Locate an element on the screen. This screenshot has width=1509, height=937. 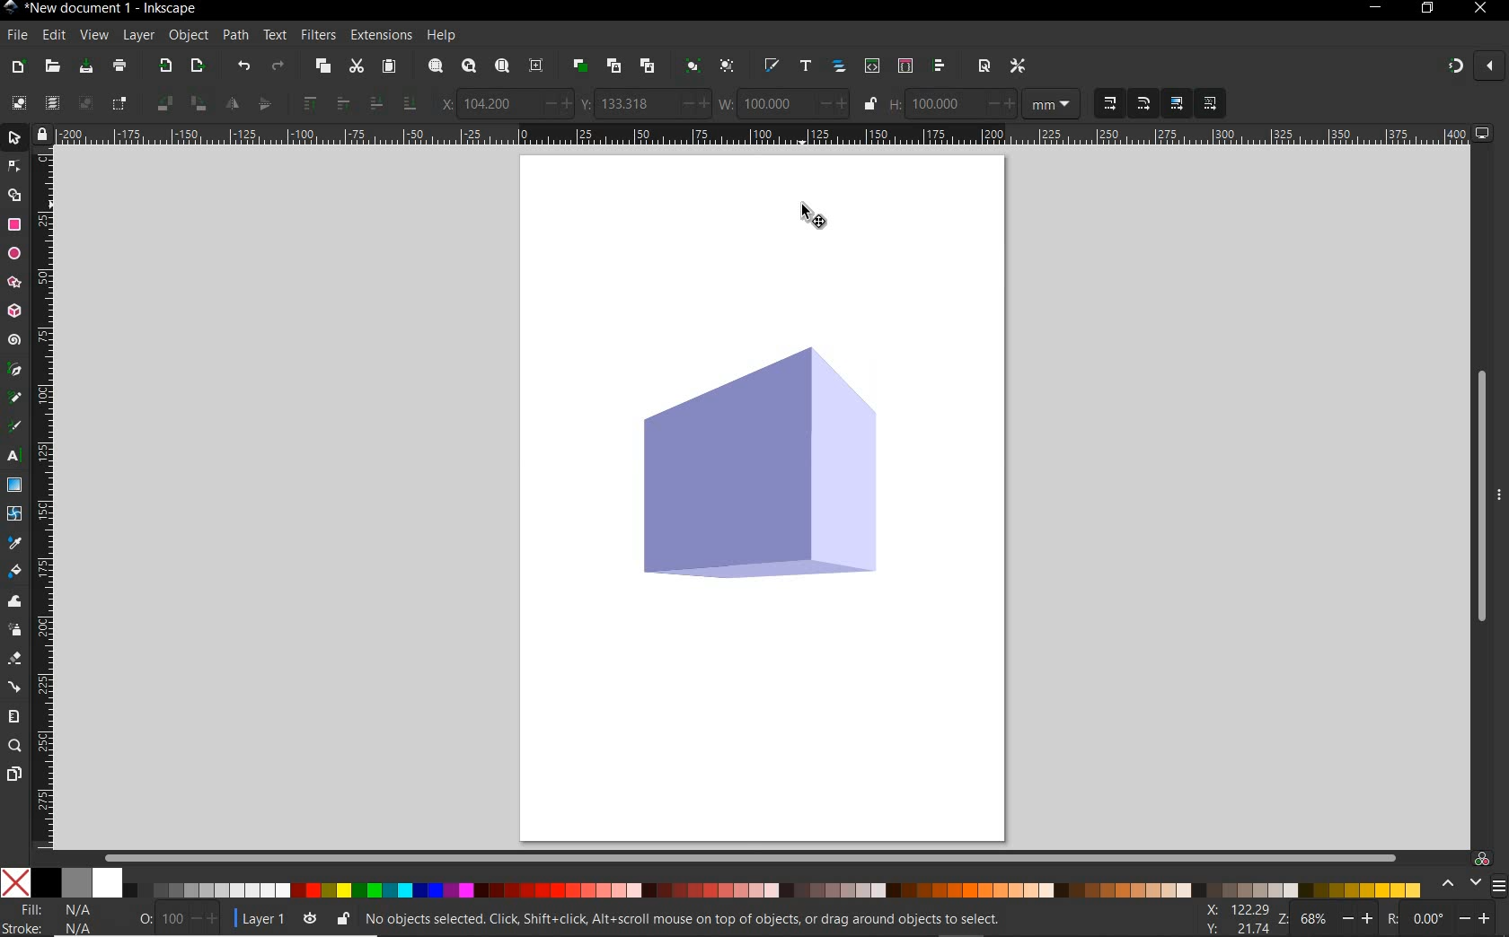
calligraphy tool is located at coordinates (14, 428).